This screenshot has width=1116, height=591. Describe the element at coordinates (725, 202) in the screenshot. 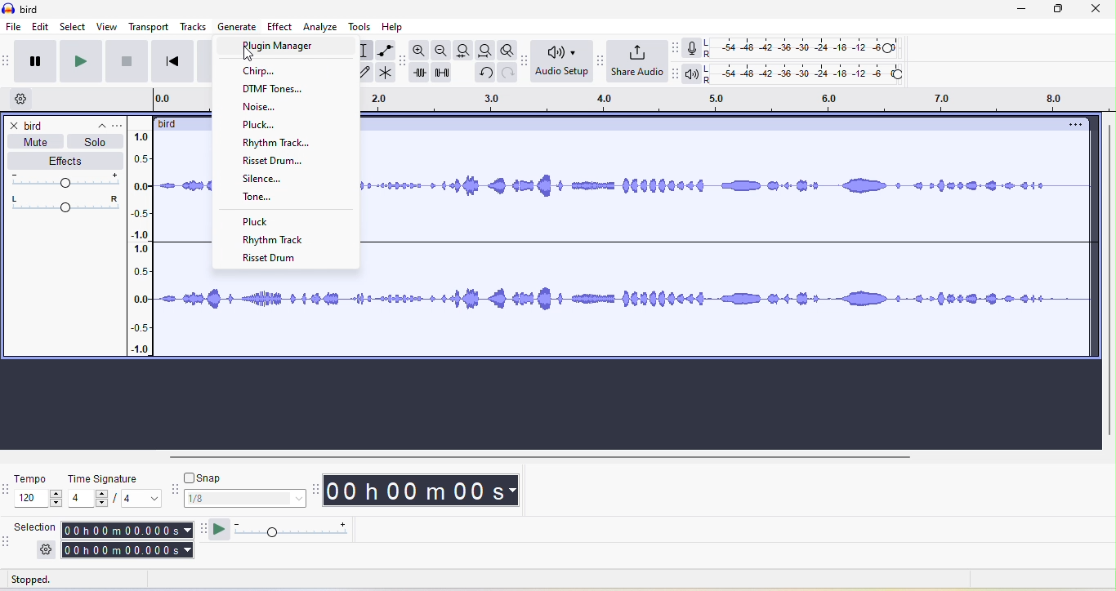

I see `waveform` at that location.